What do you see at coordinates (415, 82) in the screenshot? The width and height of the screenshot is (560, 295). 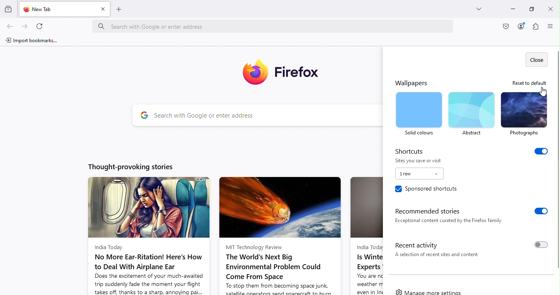 I see `Wallpapers` at bounding box center [415, 82].